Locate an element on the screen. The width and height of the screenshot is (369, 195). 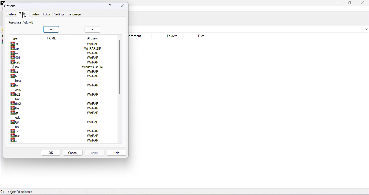
options is located at coordinates (11, 6).